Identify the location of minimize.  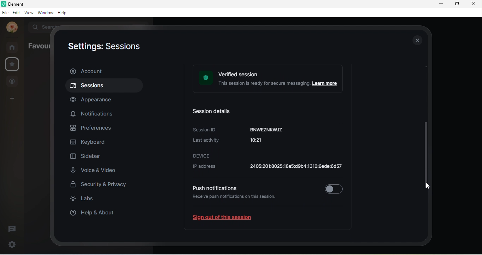
(441, 4).